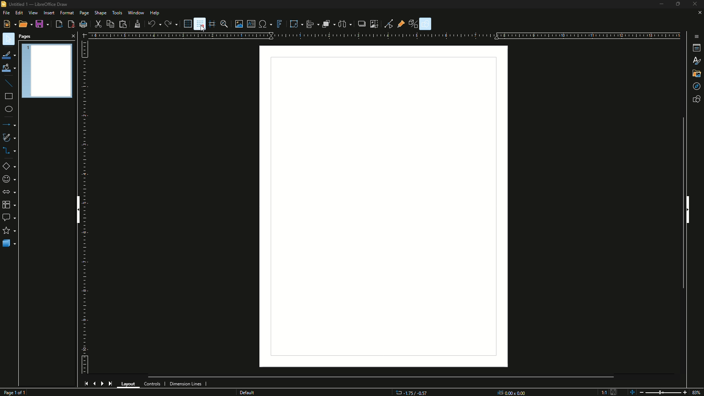 The width and height of the screenshot is (704, 396). What do you see at coordinates (187, 383) in the screenshot?
I see `Dimension Lines` at bounding box center [187, 383].